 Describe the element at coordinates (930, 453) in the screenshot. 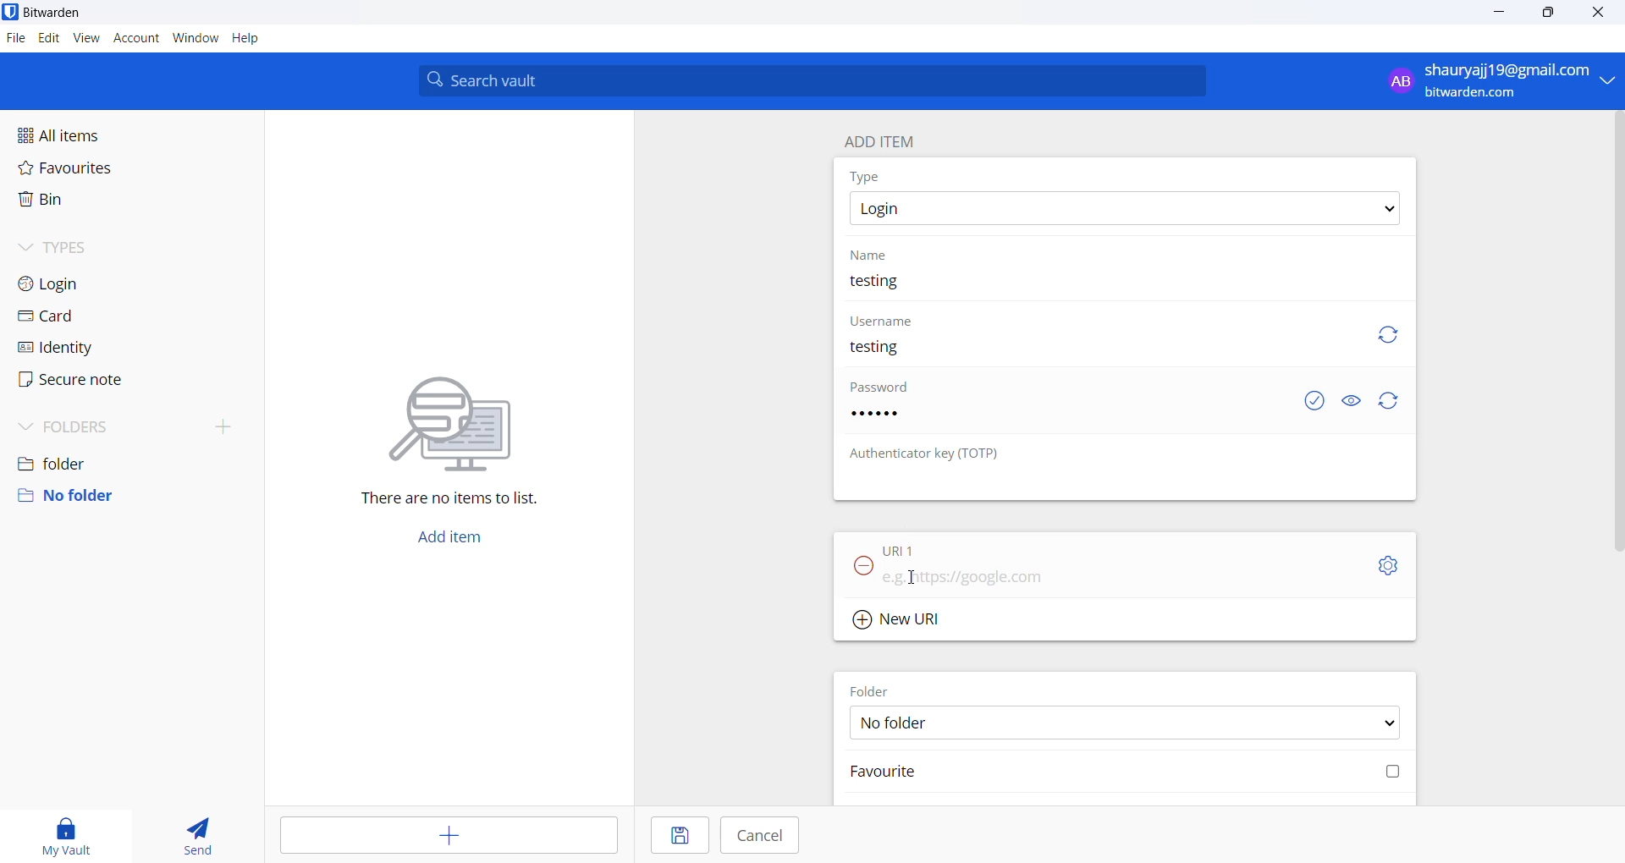

I see `OTP heading: Authenticator key (TOTP)` at that location.